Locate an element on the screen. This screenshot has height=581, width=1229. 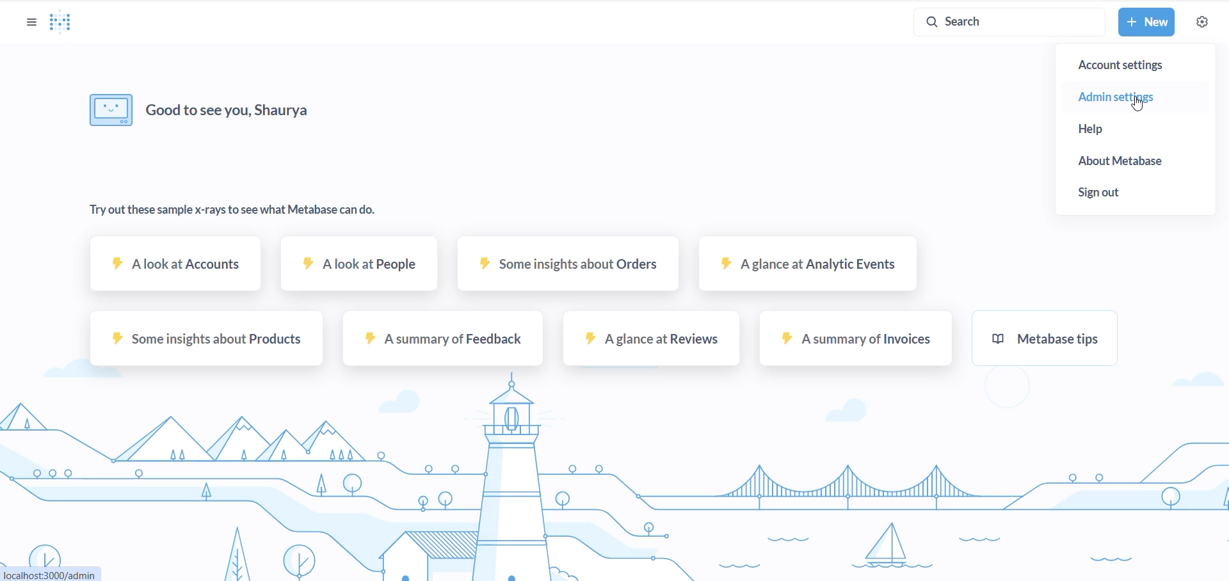
metabase Tips is located at coordinates (1059, 344).